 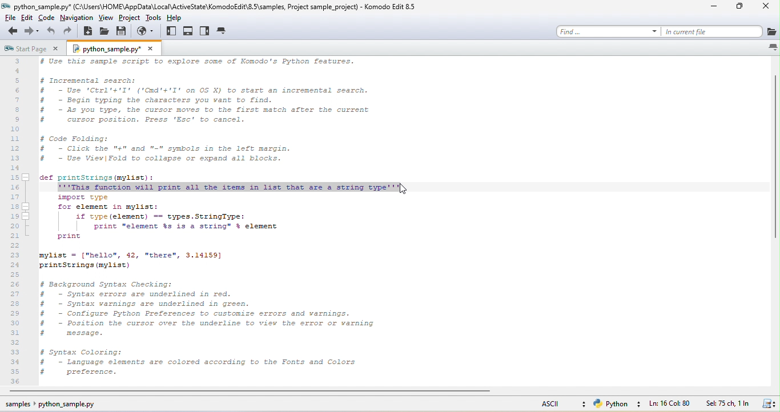 I want to click on close, so click(x=151, y=49).